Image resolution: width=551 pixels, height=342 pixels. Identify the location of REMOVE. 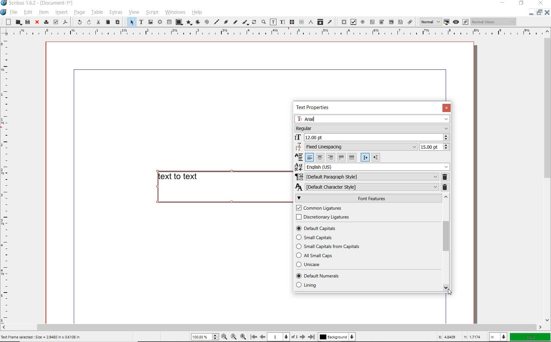
(445, 182).